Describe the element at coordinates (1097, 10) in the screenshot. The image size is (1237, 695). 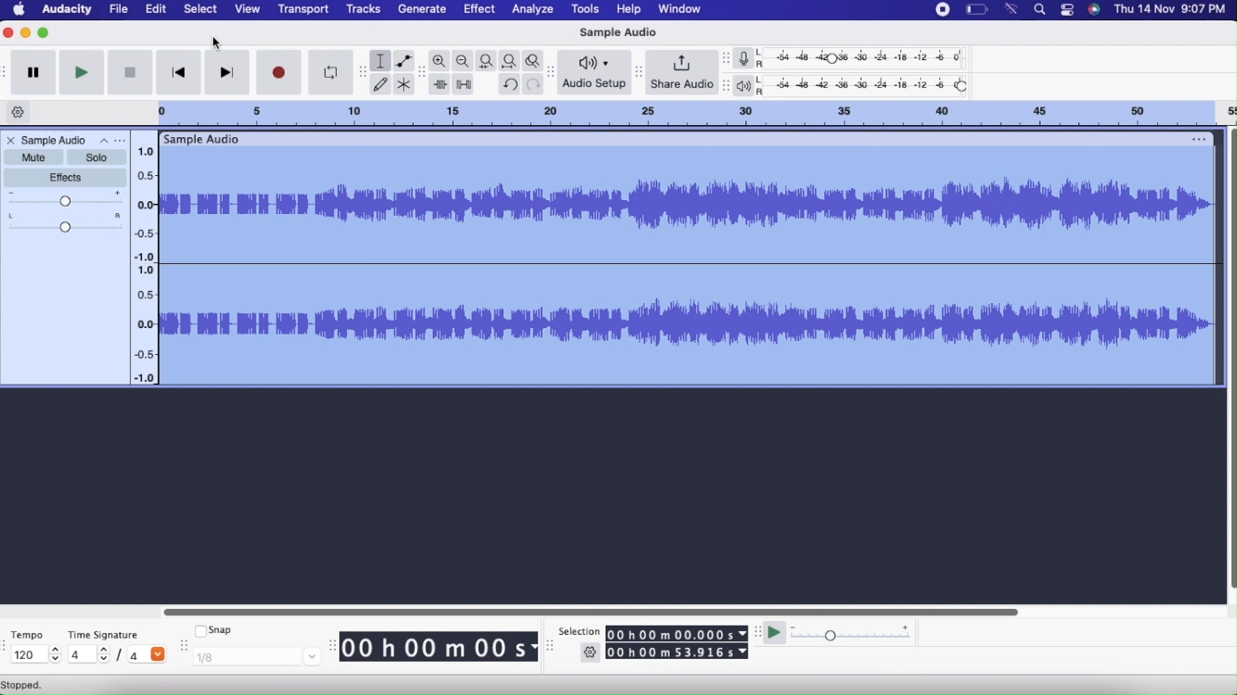
I see `Siri` at that location.